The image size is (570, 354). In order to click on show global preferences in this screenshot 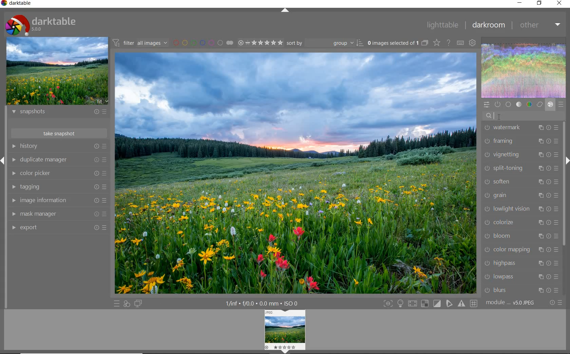, I will do `click(473, 43)`.